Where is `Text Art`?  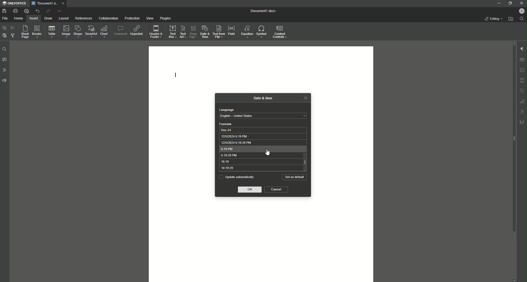 Text Art is located at coordinates (183, 31).